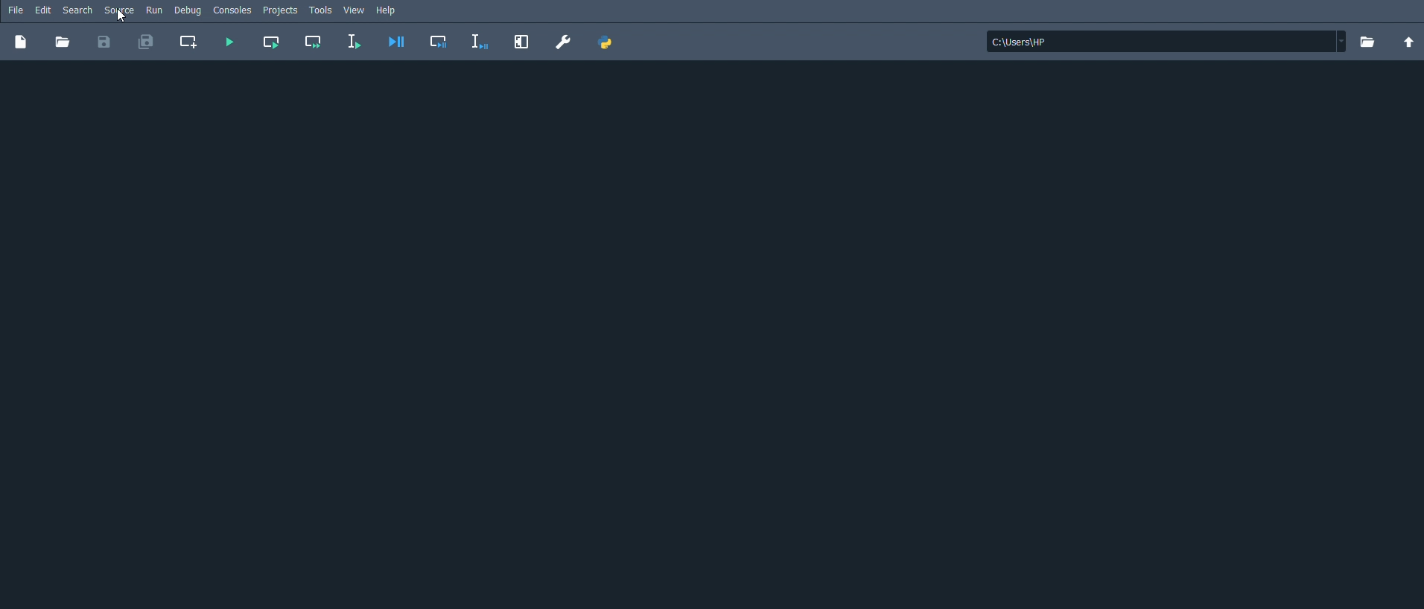 The height and width of the screenshot is (609, 1424). I want to click on PYTHONPATH manager, so click(609, 45).